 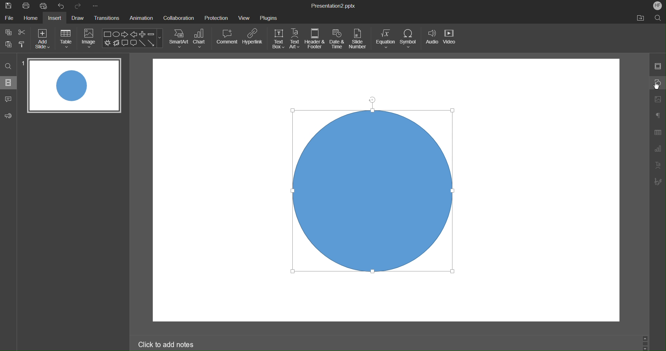 What do you see at coordinates (658, 98) in the screenshot?
I see `Image Settings` at bounding box center [658, 98].